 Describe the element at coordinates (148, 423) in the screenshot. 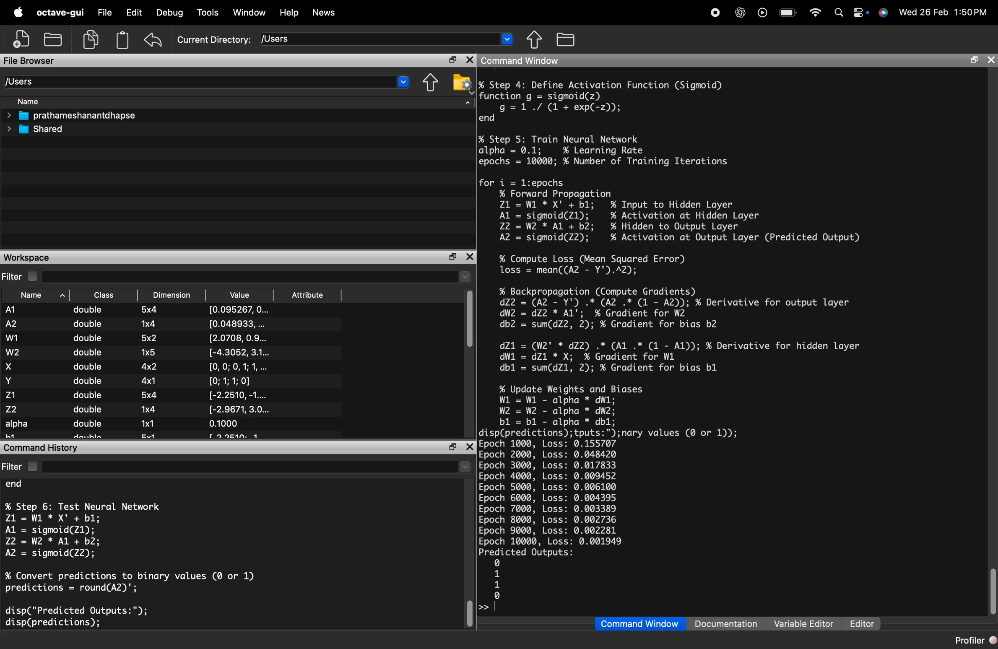

I see `1x1` at that location.